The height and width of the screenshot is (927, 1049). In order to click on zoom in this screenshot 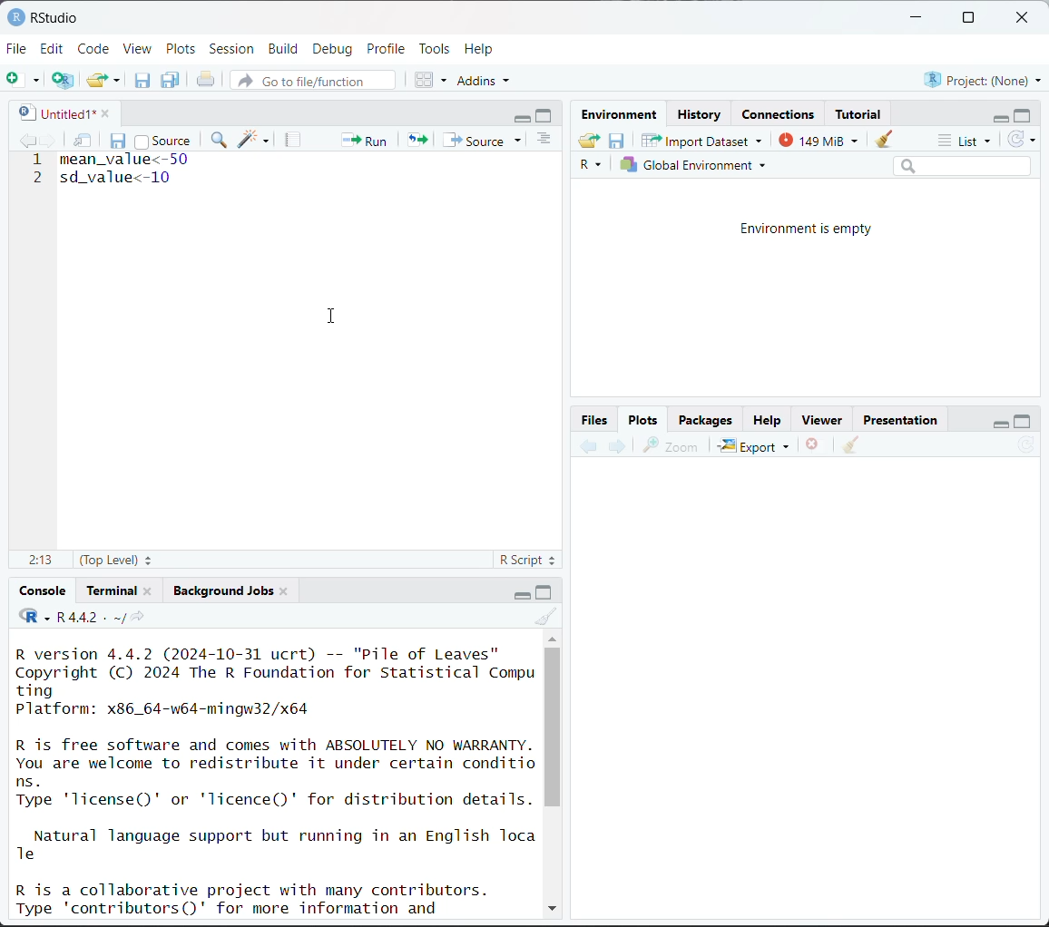, I will do `click(671, 445)`.